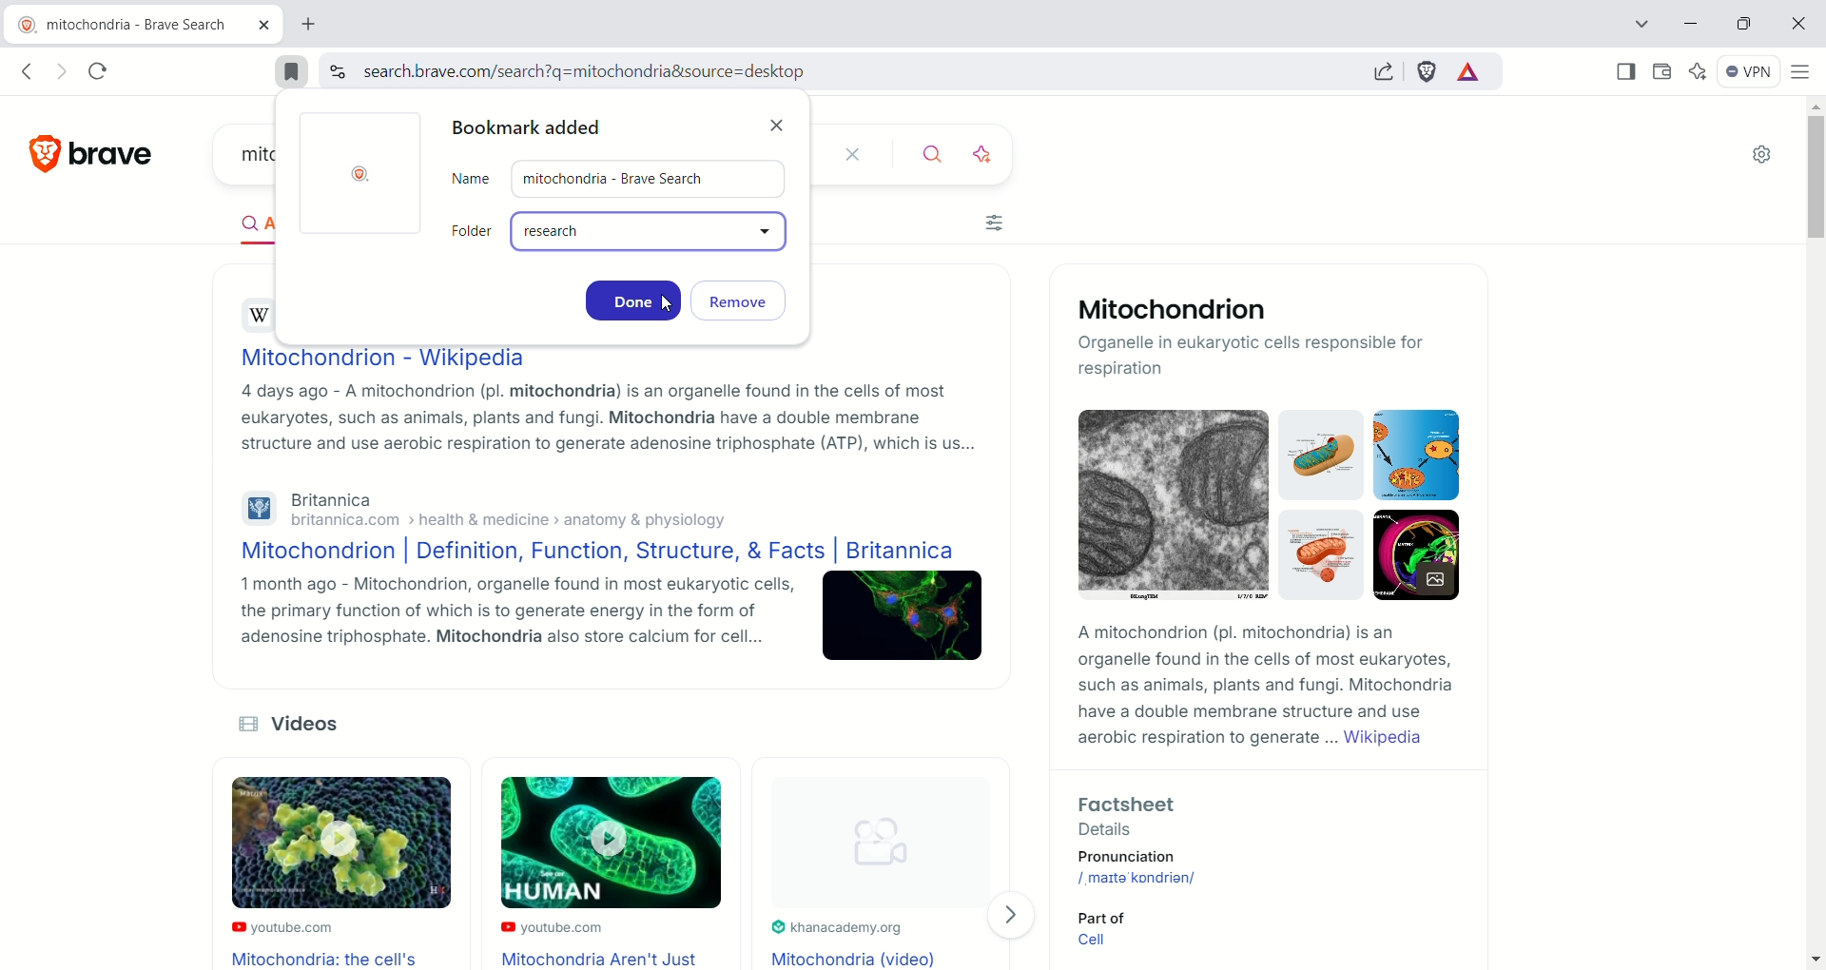 The image size is (1826, 970). Describe the element at coordinates (632, 300) in the screenshot. I see `done` at that location.